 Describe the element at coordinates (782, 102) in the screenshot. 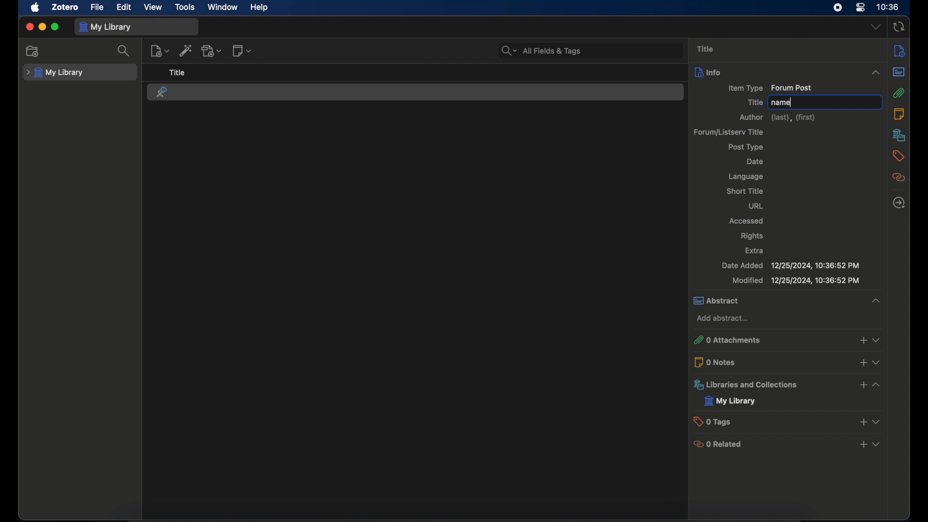

I see `name` at that location.